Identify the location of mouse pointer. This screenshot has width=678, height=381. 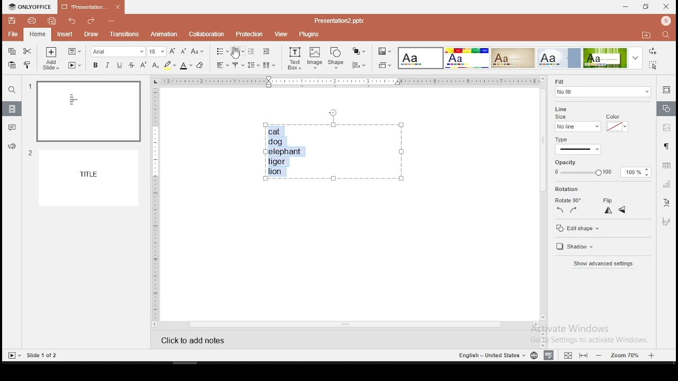
(238, 51).